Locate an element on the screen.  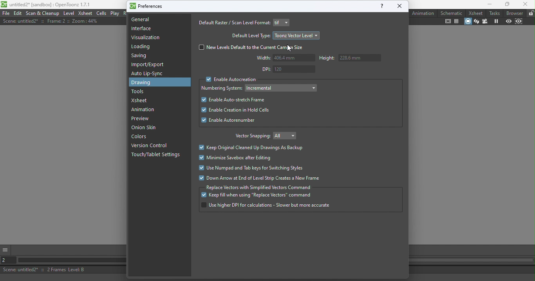
Tasks is located at coordinates (494, 13).